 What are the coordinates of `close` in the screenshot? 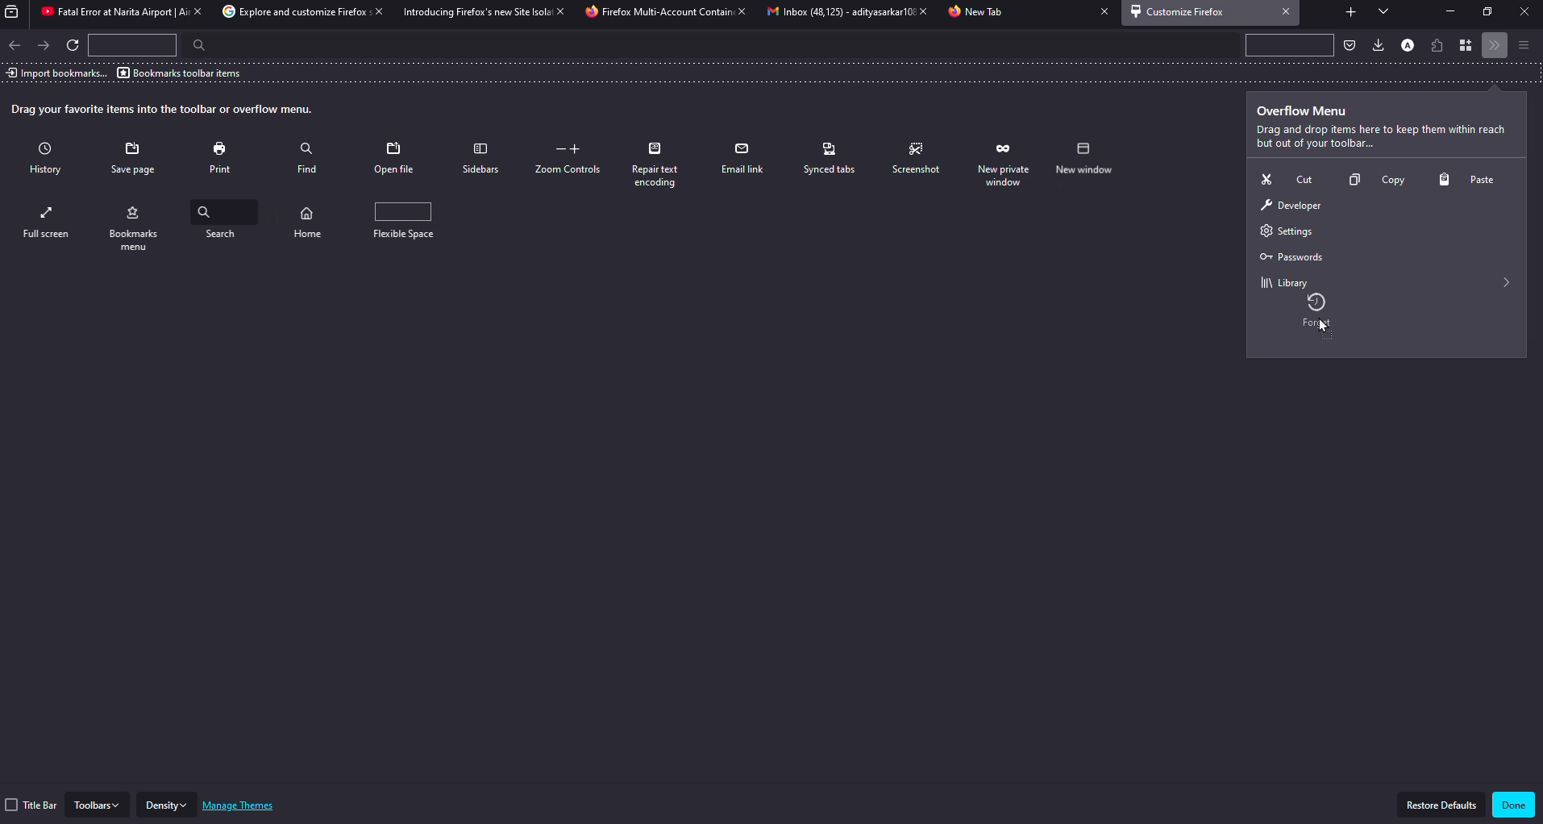 It's located at (1523, 12).